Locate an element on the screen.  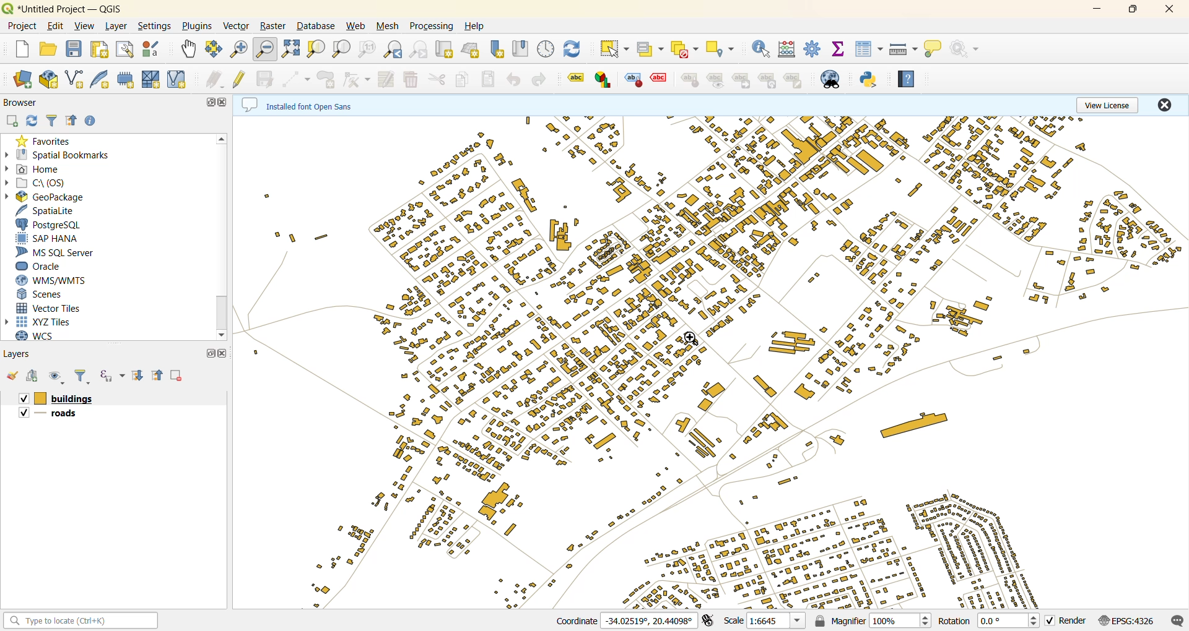
database is located at coordinates (314, 26).